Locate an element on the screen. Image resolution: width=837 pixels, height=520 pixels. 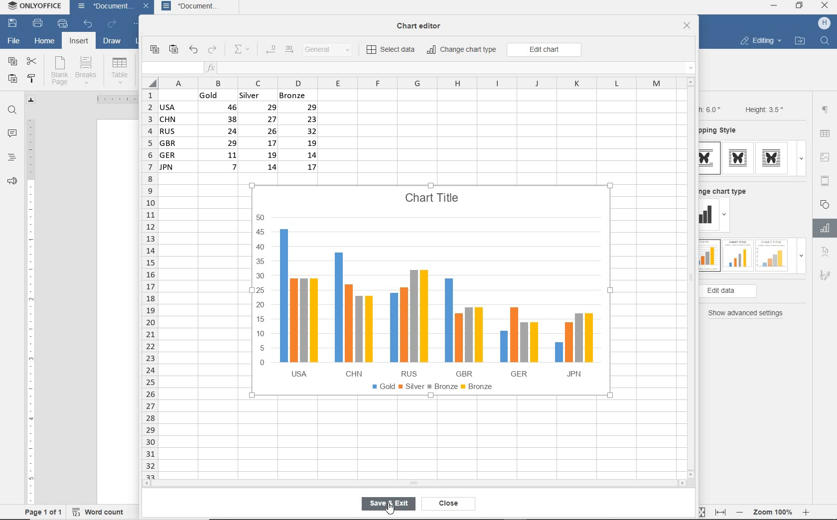
input field is located at coordinates (171, 68).